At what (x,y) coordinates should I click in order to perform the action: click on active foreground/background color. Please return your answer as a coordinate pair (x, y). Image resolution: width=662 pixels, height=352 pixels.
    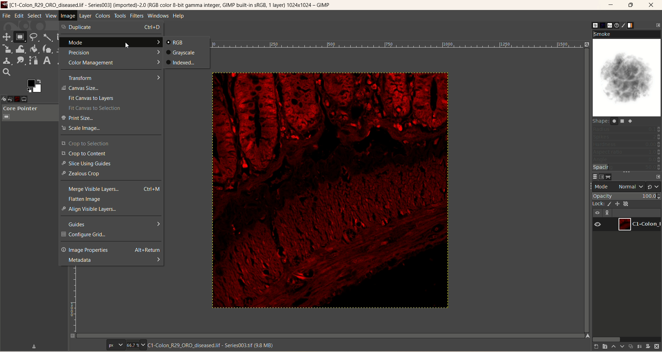
    Looking at the image, I should click on (34, 86).